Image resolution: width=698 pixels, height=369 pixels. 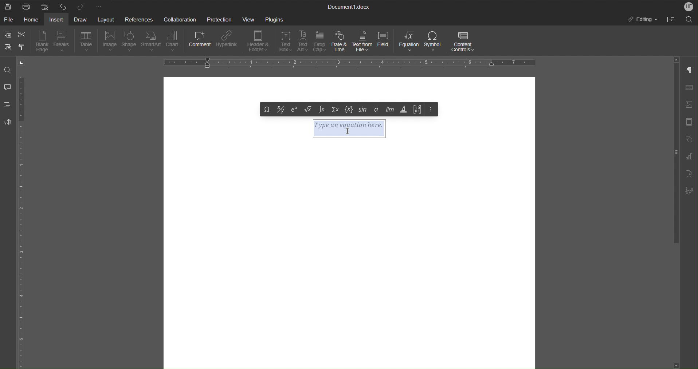 I want to click on Fraction, so click(x=280, y=109).